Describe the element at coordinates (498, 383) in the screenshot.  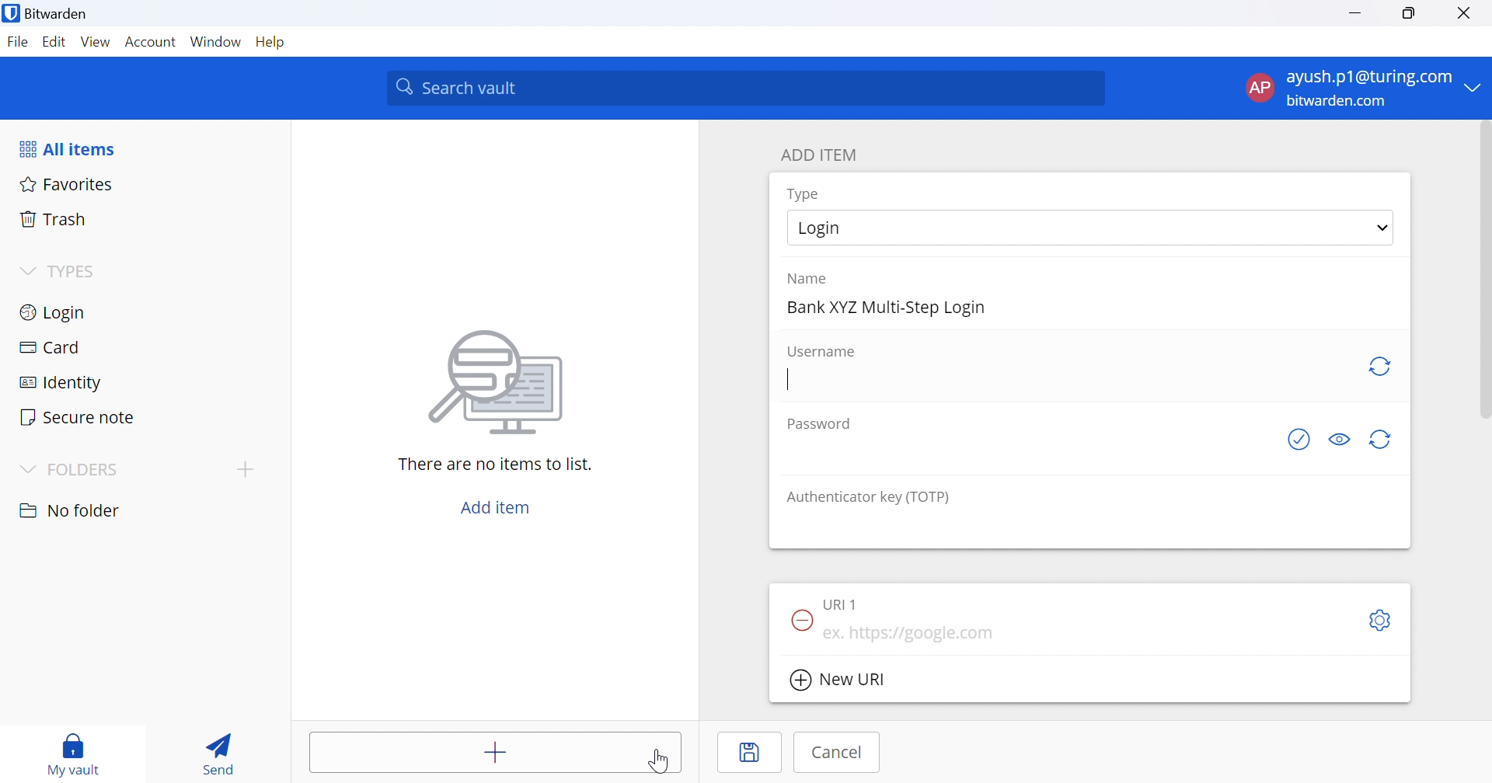
I see `Image` at that location.